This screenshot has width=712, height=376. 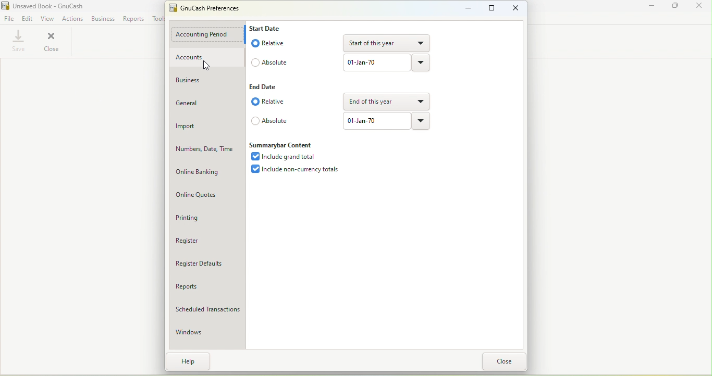 What do you see at coordinates (207, 311) in the screenshot?
I see `Scheduled transactions` at bounding box center [207, 311].